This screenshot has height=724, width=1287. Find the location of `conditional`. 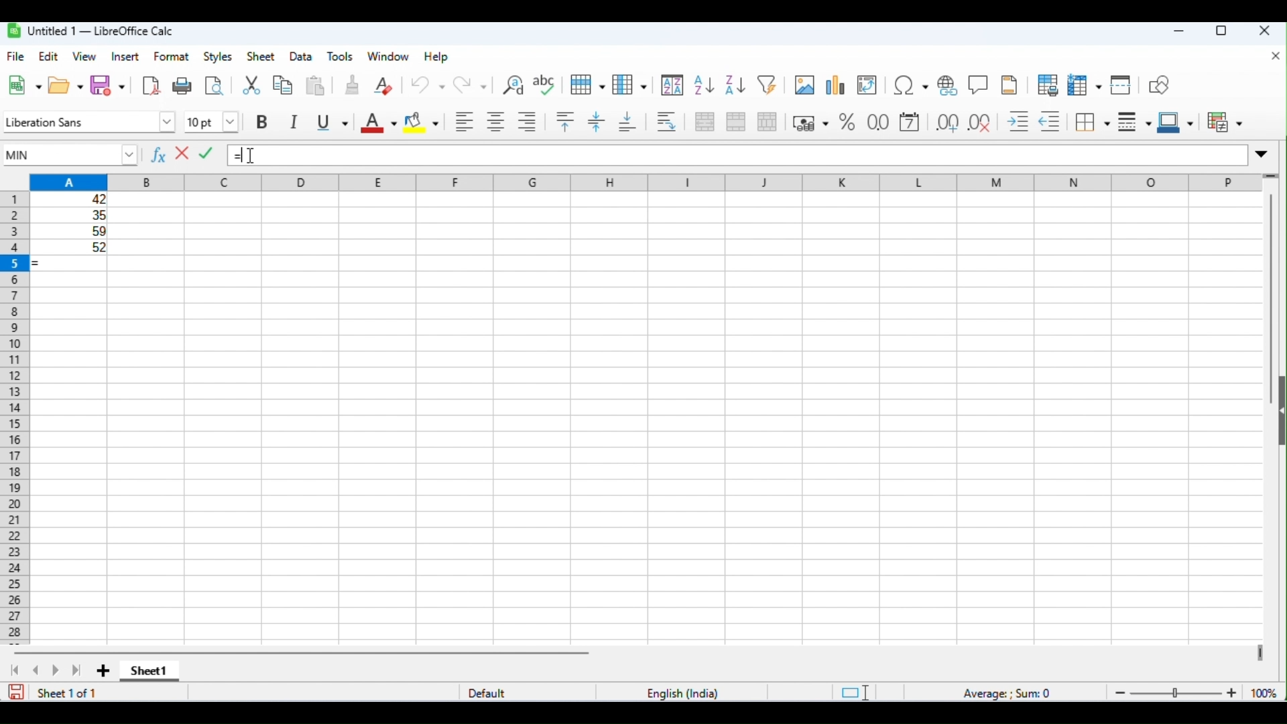

conditional is located at coordinates (1223, 123).